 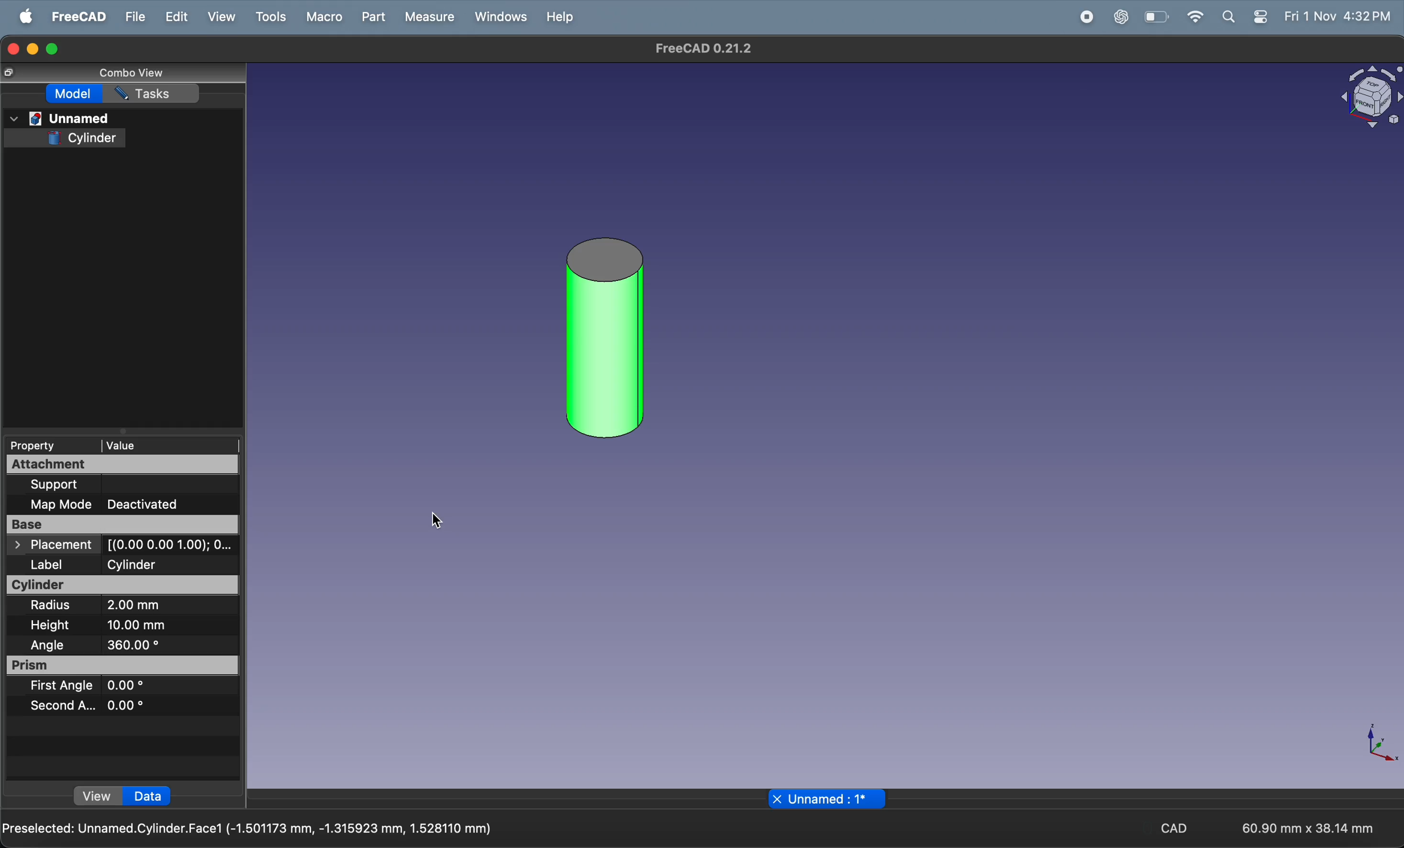 What do you see at coordinates (557, 20) in the screenshot?
I see `help` at bounding box center [557, 20].